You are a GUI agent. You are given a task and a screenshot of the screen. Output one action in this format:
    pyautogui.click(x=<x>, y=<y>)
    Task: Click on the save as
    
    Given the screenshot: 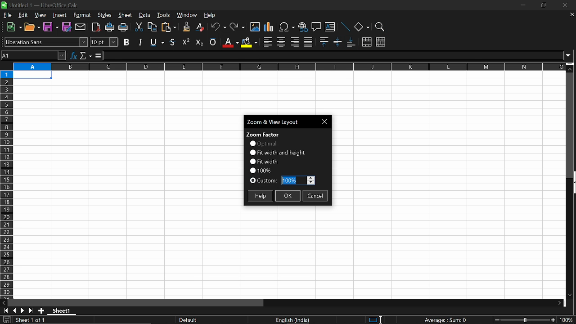 What is the action you would take?
    pyautogui.click(x=67, y=27)
    